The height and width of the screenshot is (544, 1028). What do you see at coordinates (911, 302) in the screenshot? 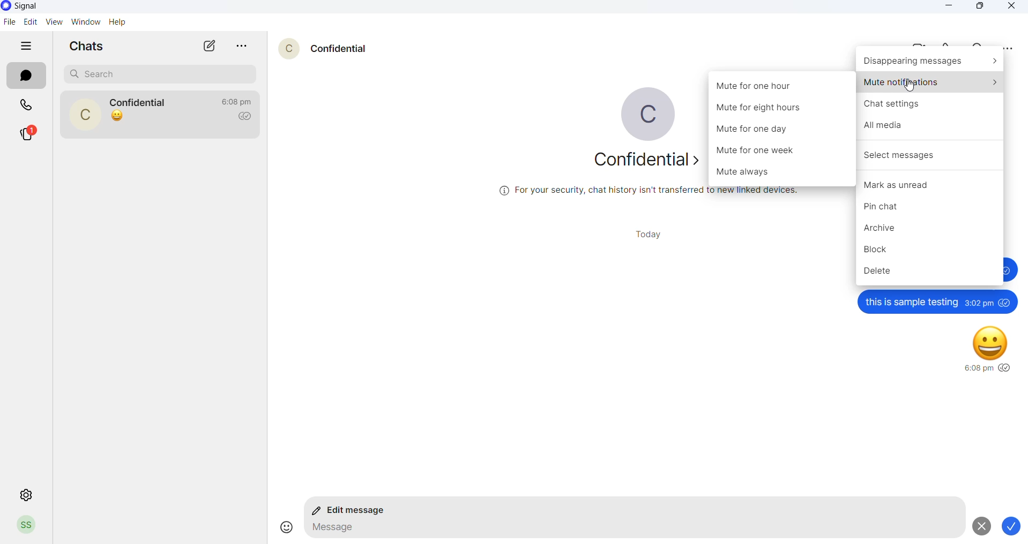
I see `this is a sample testing` at bounding box center [911, 302].